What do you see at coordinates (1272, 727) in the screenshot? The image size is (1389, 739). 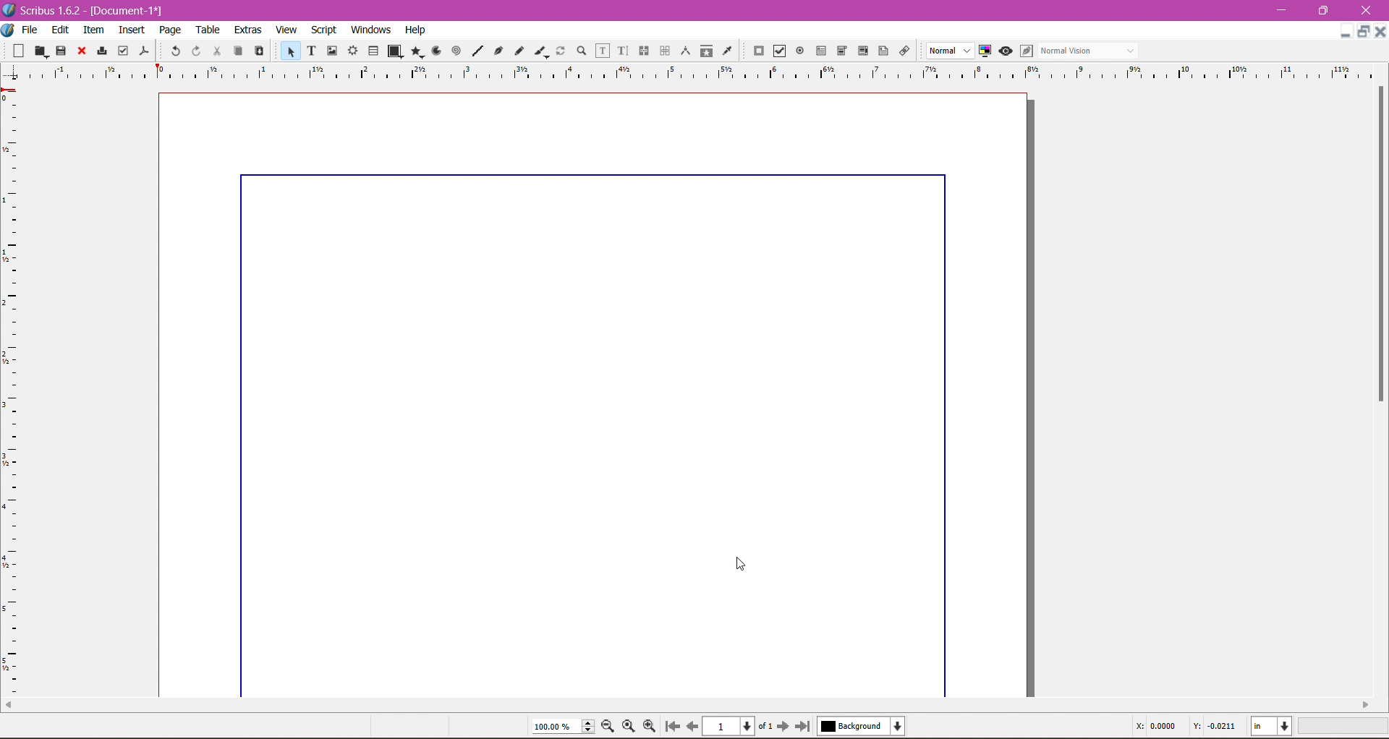 I see `Select the current unit` at bounding box center [1272, 727].